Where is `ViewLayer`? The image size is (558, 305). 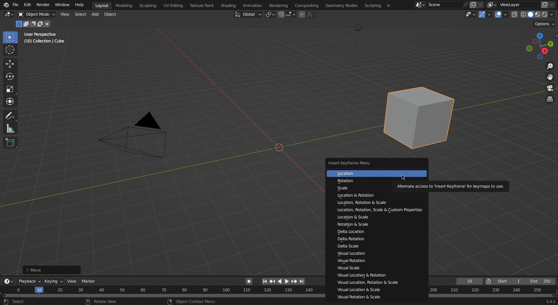
ViewLayer is located at coordinates (515, 5).